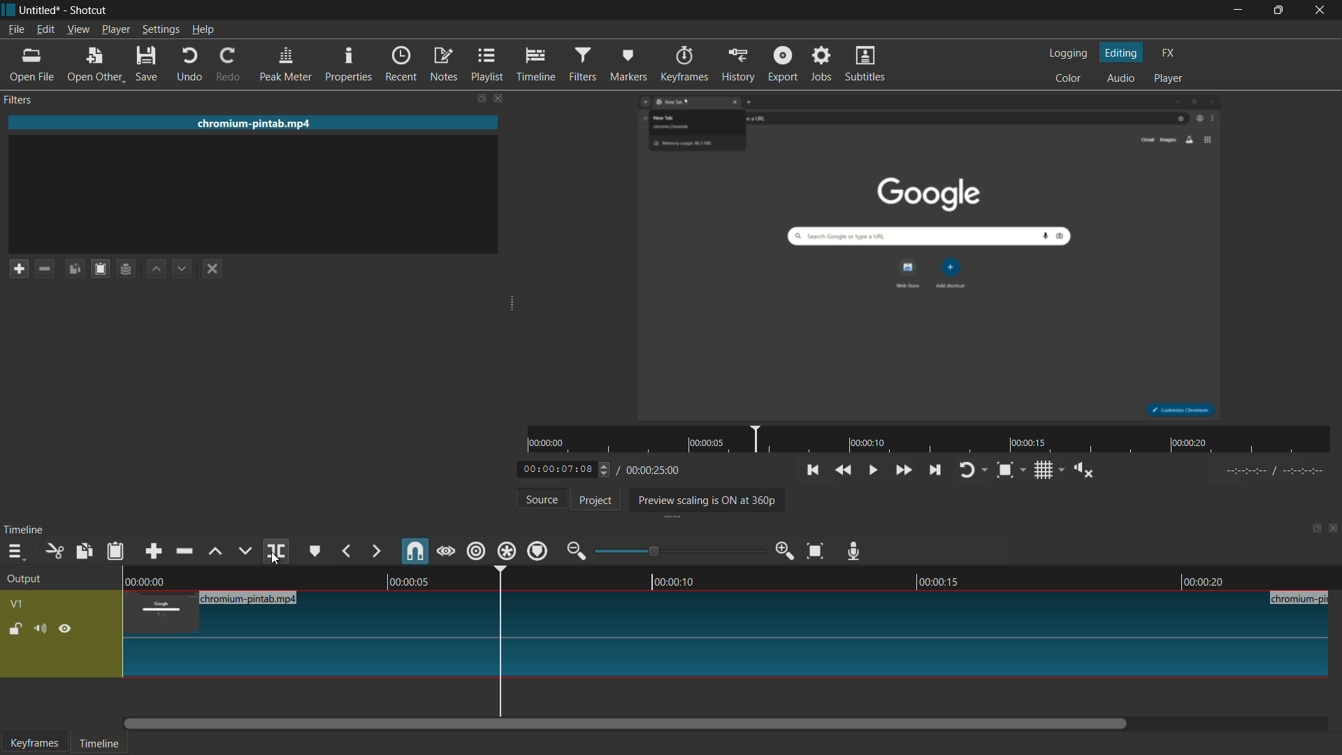 Image resolution: width=1342 pixels, height=755 pixels. I want to click on current time, so click(559, 470).